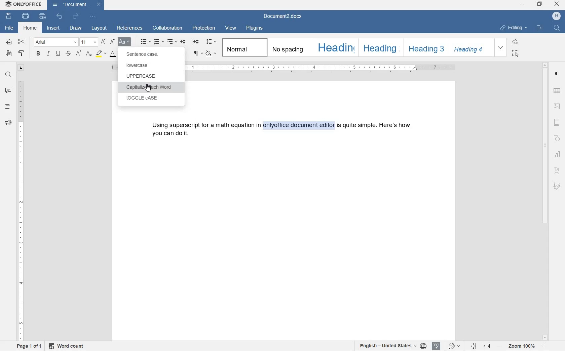 This screenshot has width=565, height=351. Describe the element at coordinates (142, 55) in the screenshot. I see `sentence case` at that location.